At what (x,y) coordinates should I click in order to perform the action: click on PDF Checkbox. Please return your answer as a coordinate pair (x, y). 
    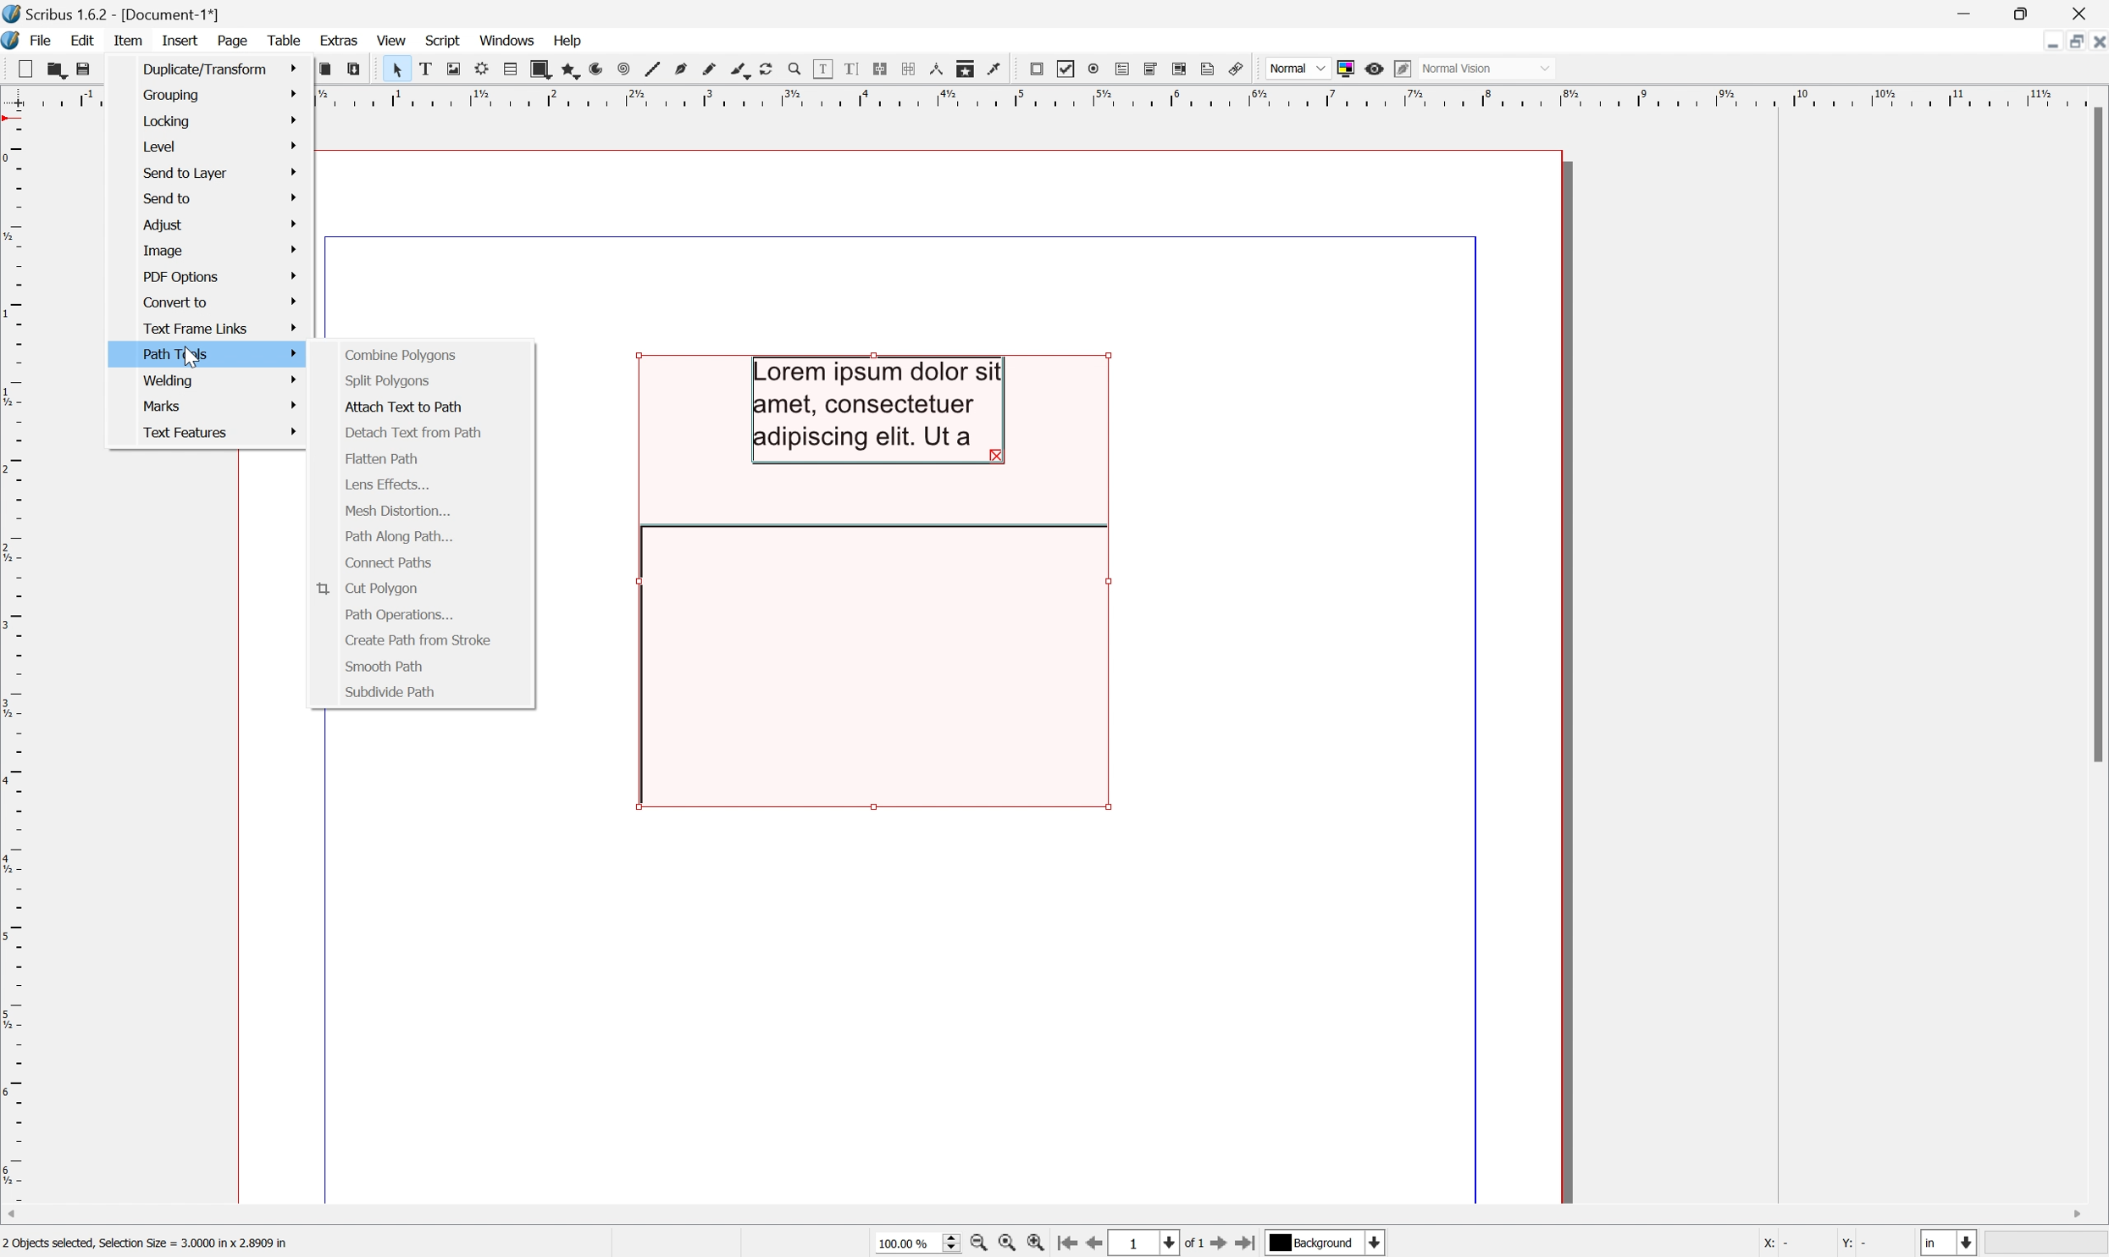
    Looking at the image, I should click on (1066, 69).